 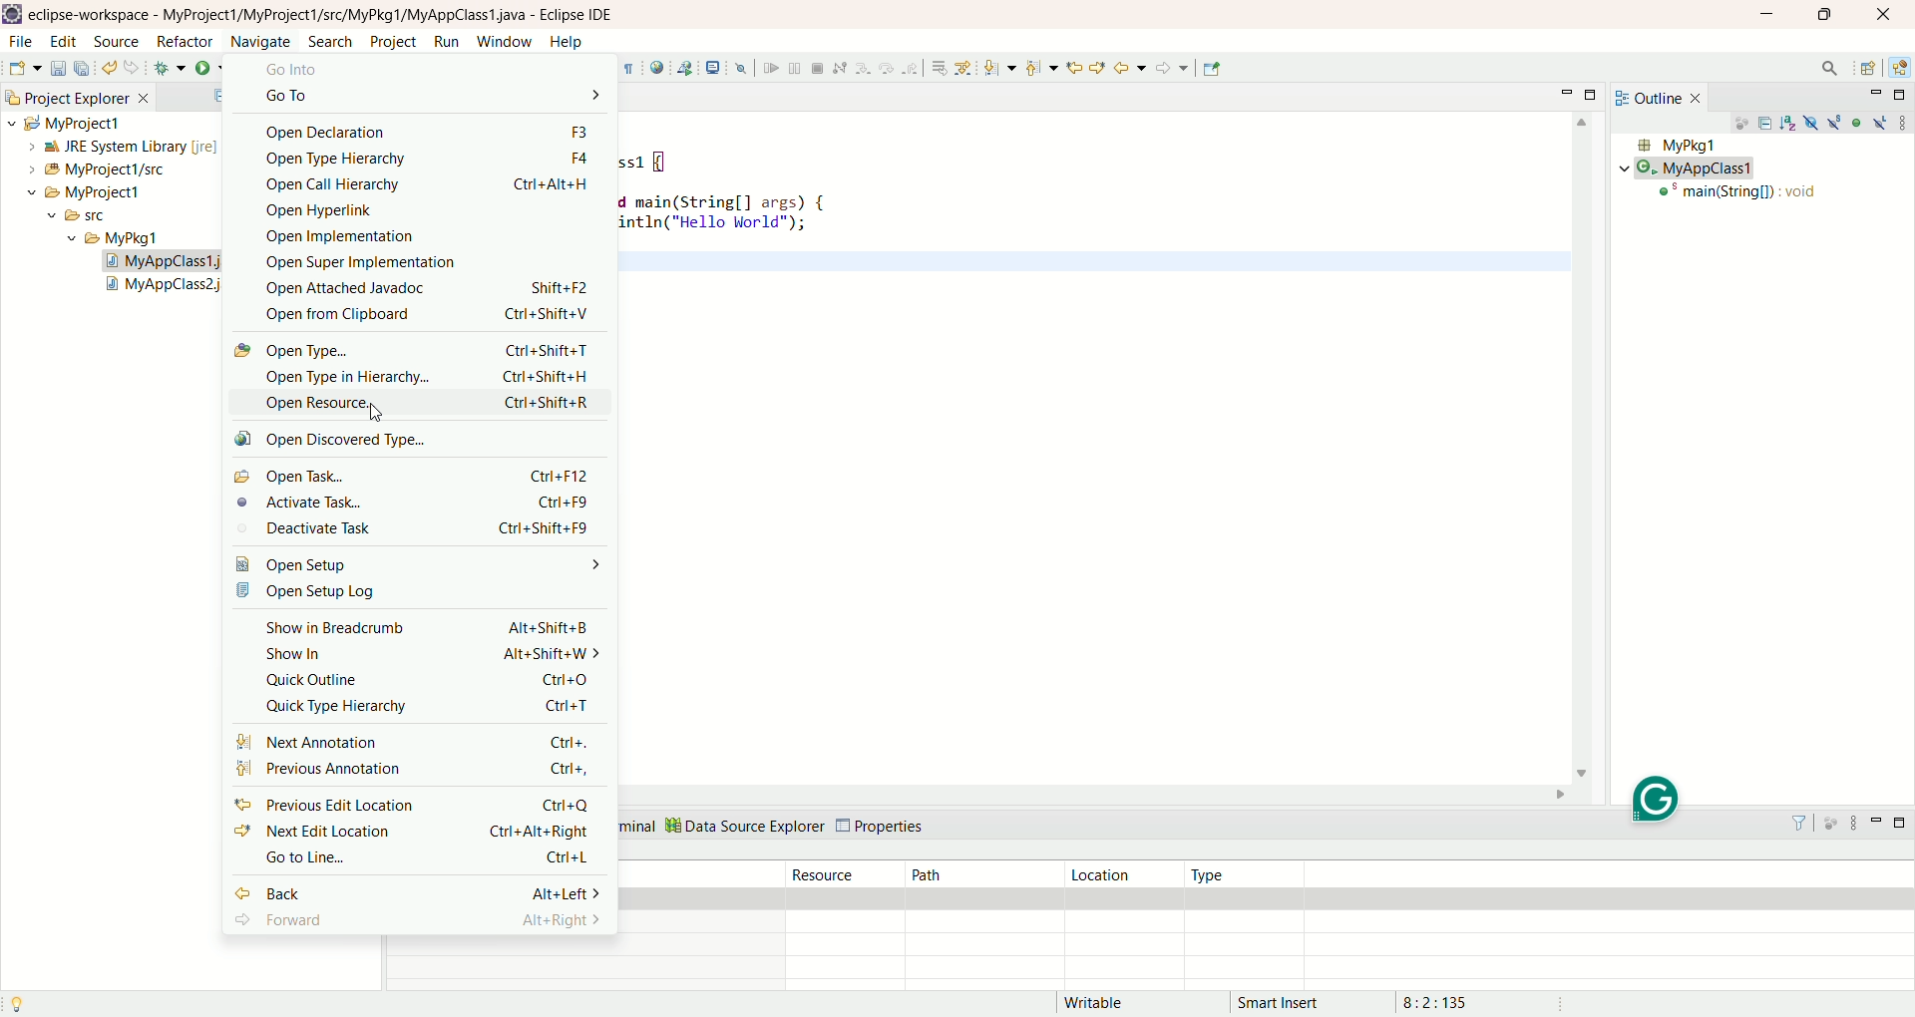 What do you see at coordinates (660, 160) in the screenshot?
I see `ss1 {` at bounding box center [660, 160].